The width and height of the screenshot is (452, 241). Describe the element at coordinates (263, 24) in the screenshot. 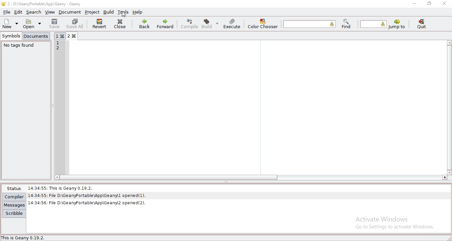

I see `color chooser` at that location.